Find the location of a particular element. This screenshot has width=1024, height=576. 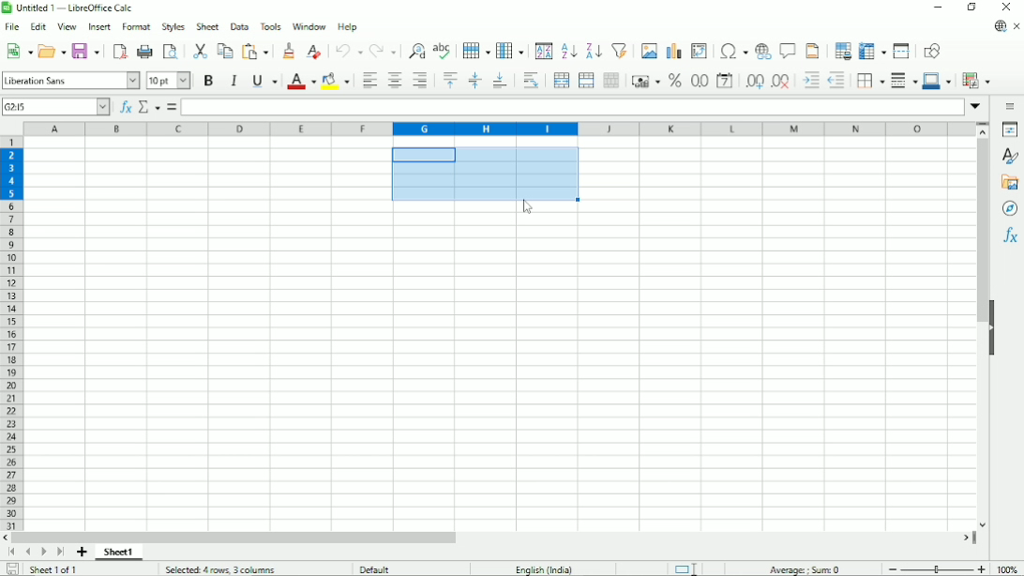

Define print area is located at coordinates (842, 50).